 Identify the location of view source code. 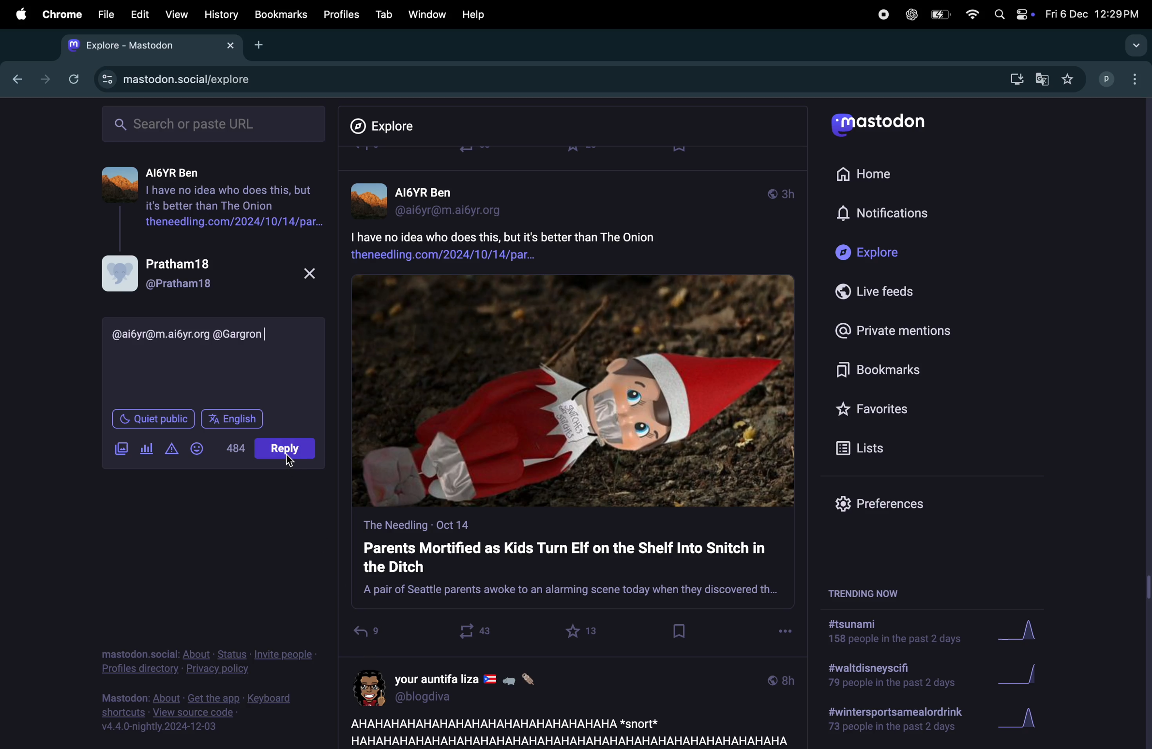
(205, 712).